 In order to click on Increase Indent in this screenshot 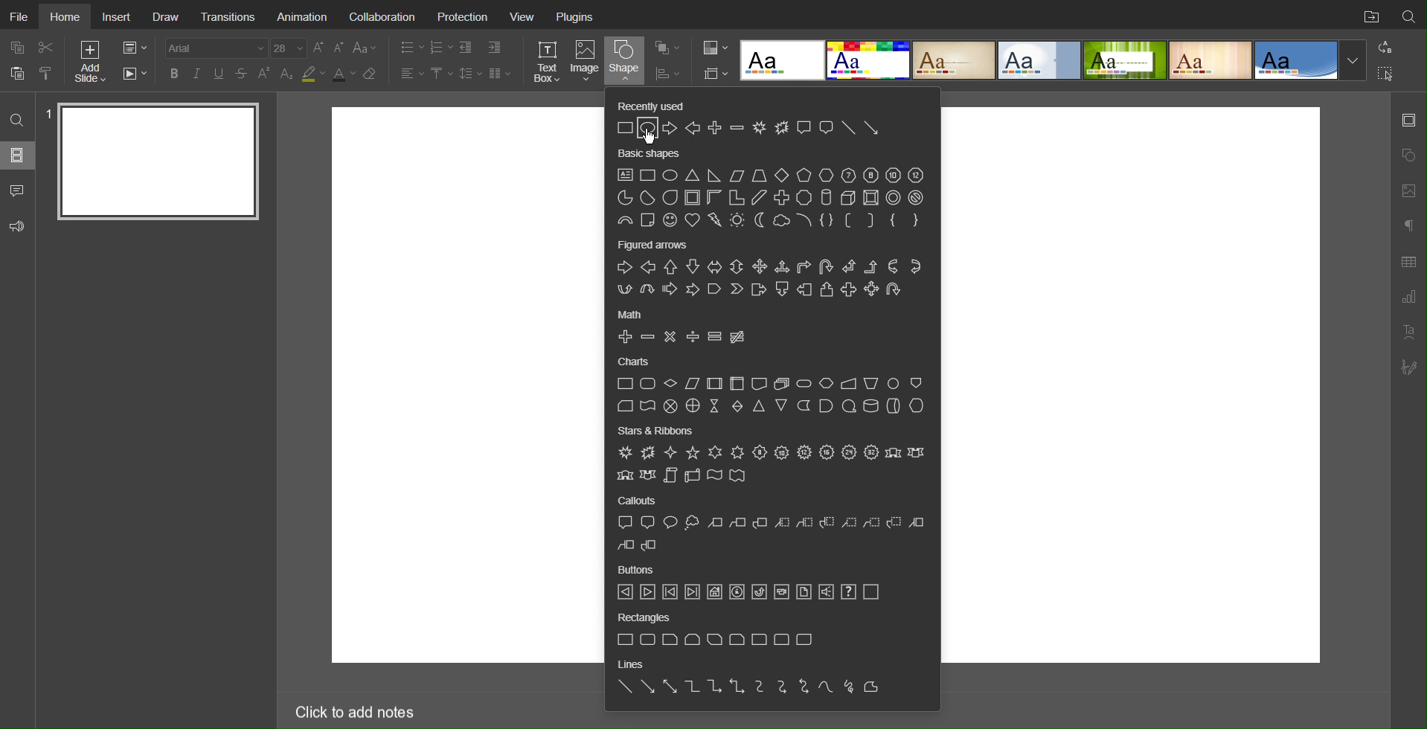, I will do `click(493, 48)`.